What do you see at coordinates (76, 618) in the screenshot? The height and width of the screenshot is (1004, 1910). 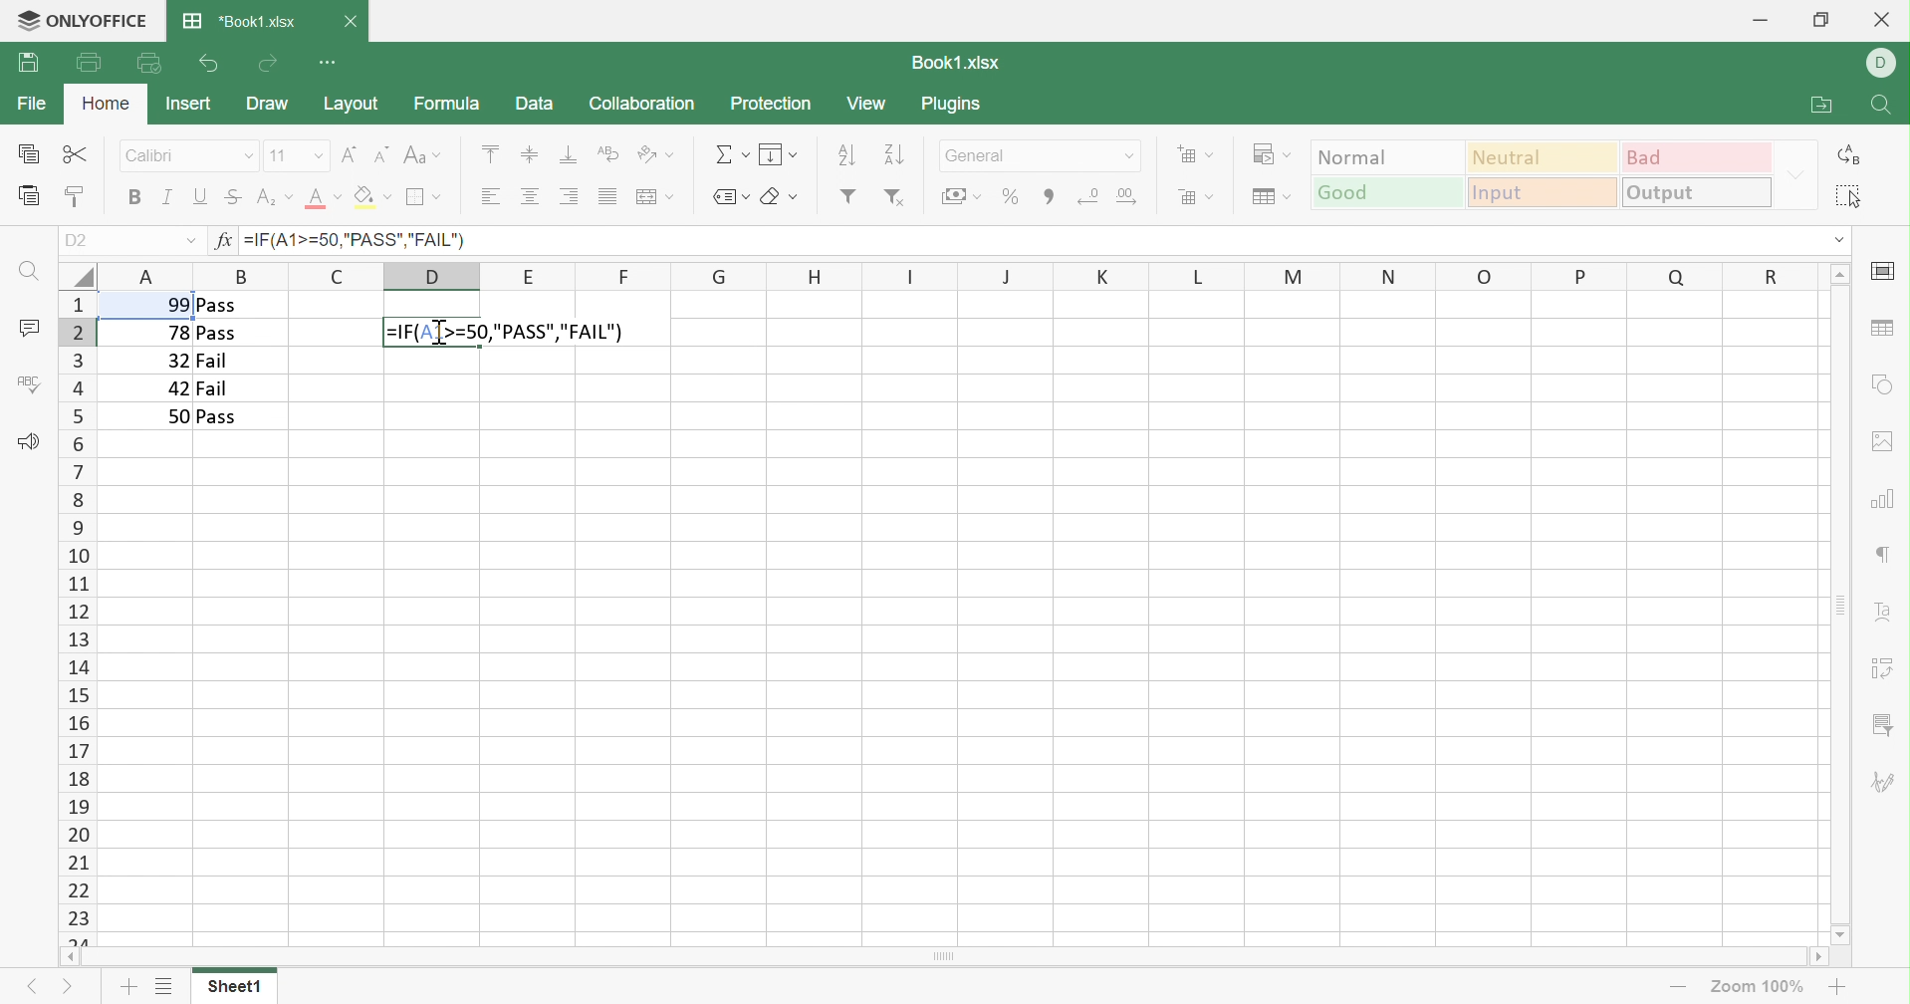 I see `Row names` at bounding box center [76, 618].